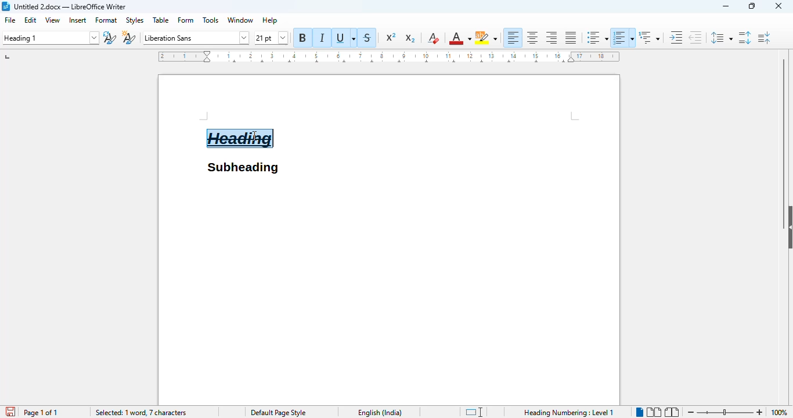 This screenshot has height=418, width=793. Describe the element at coordinates (240, 139) in the screenshot. I see `hotkey (Ctrl+M) on selected text` at that location.